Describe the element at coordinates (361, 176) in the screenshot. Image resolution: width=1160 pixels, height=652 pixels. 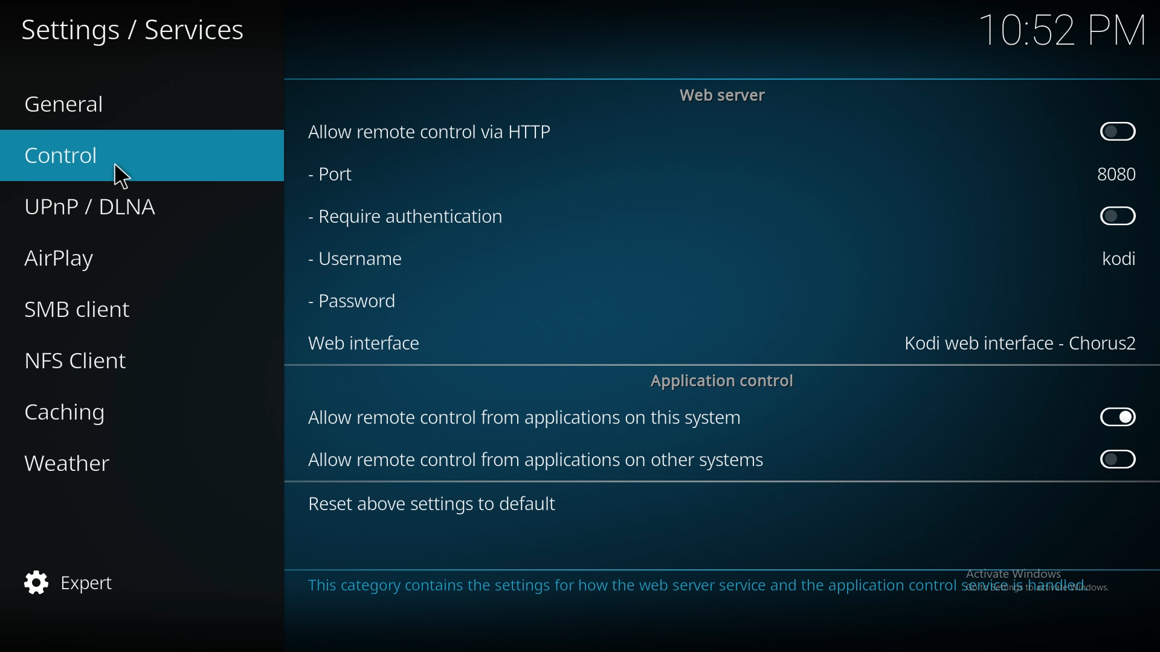
I see `port` at that location.